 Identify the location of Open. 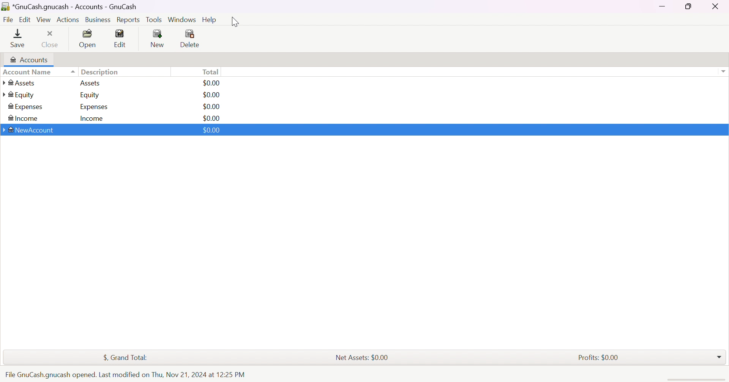
(89, 39).